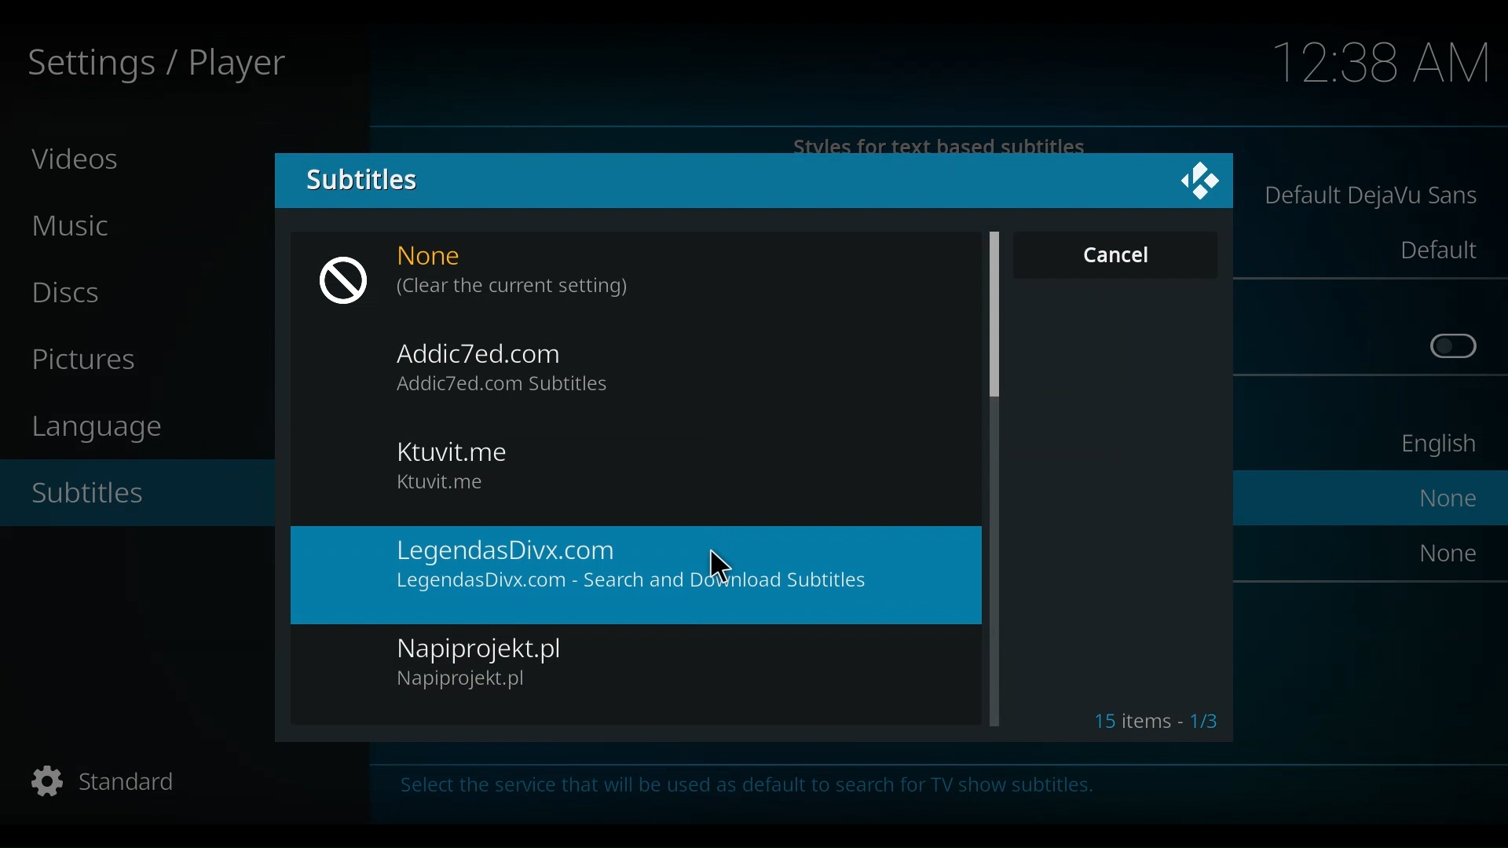  I want to click on Music, so click(79, 227).